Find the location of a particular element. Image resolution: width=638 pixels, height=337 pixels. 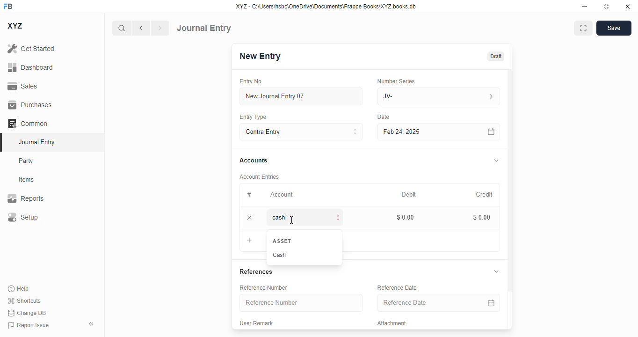

add button is located at coordinates (249, 240).